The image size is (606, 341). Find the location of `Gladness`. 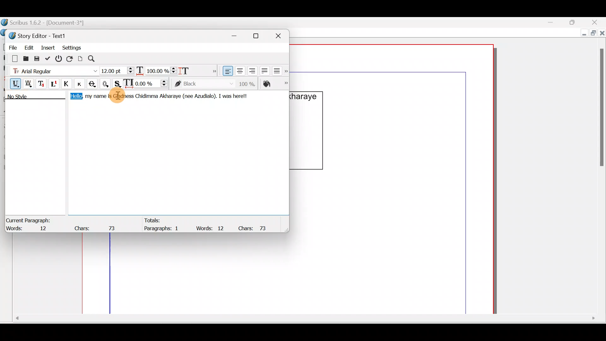

Gladness is located at coordinates (123, 96).